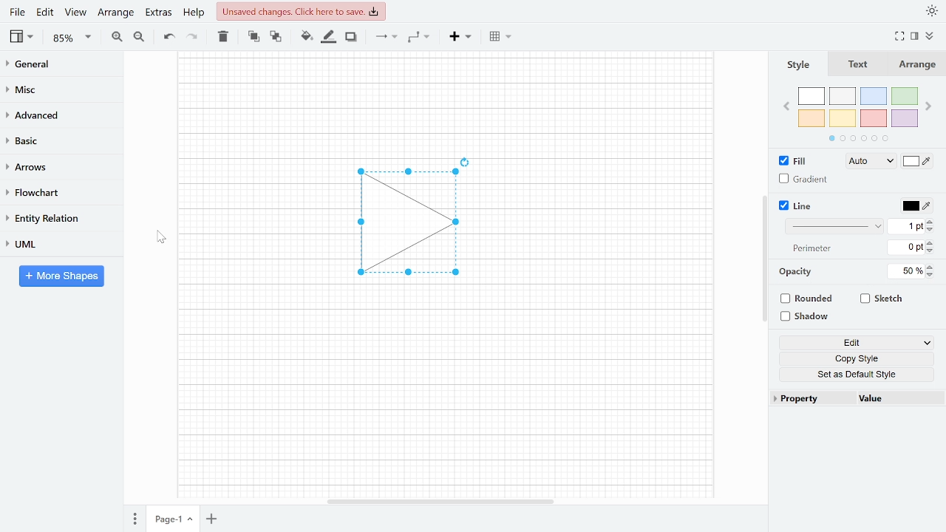  Describe the element at coordinates (804, 179) in the screenshot. I see `Gradient` at that location.